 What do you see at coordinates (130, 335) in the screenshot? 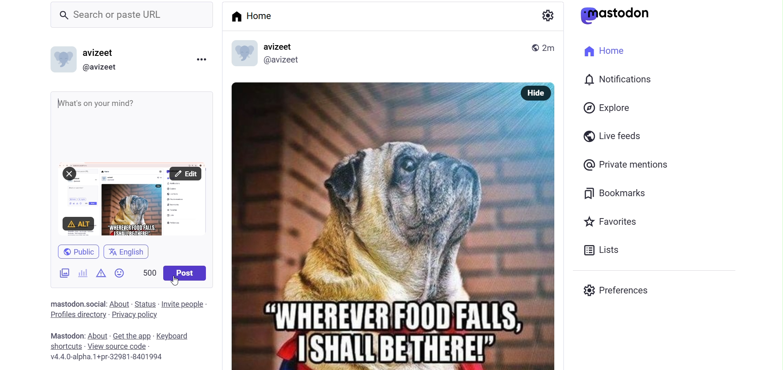
I see `get the app` at bounding box center [130, 335].